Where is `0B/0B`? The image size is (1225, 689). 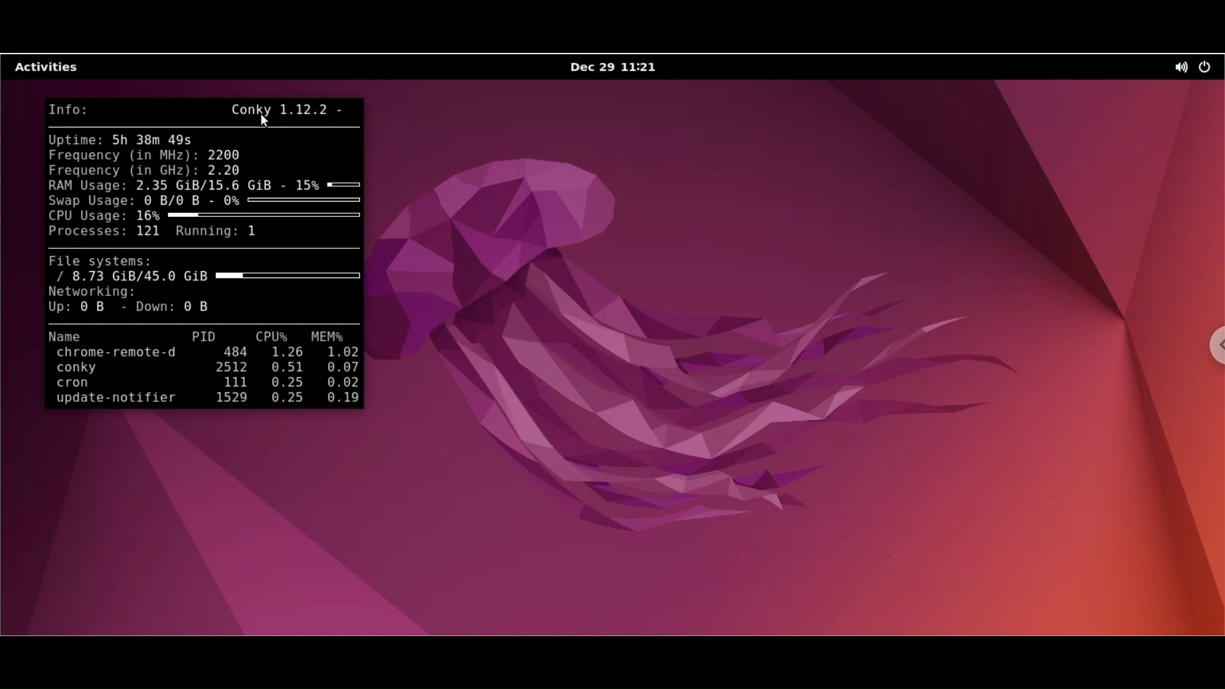
0B/0B is located at coordinates (177, 202).